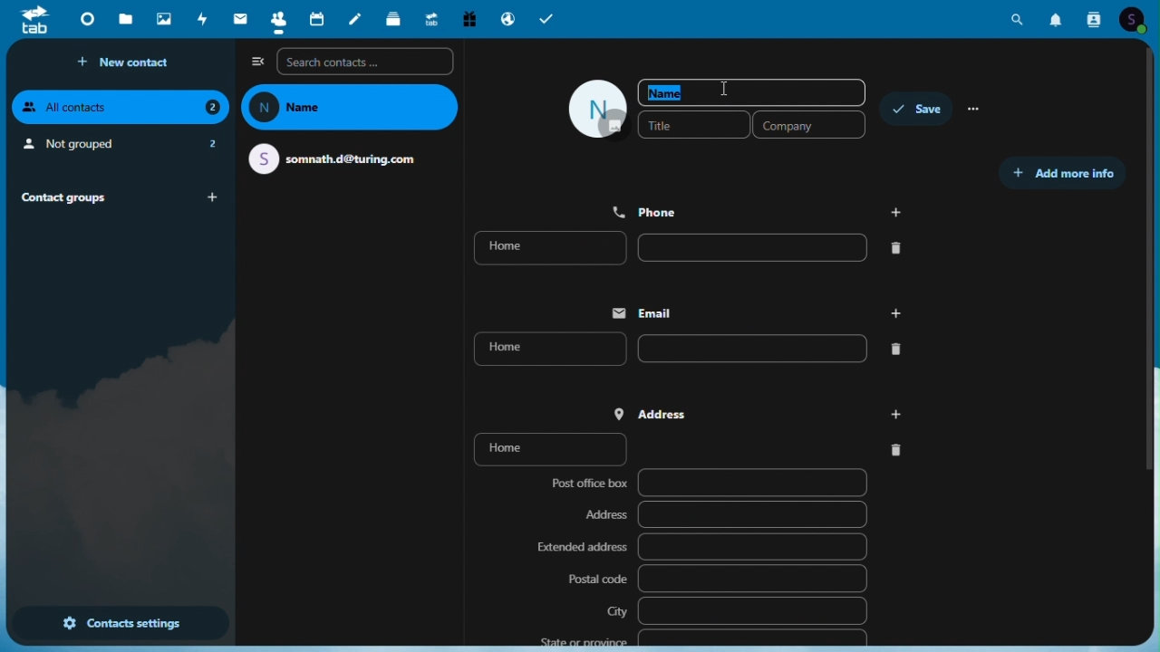  What do you see at coordinates (316, 20) in the screenshot?
I see `Calendar` at bounding box center [316, 20].